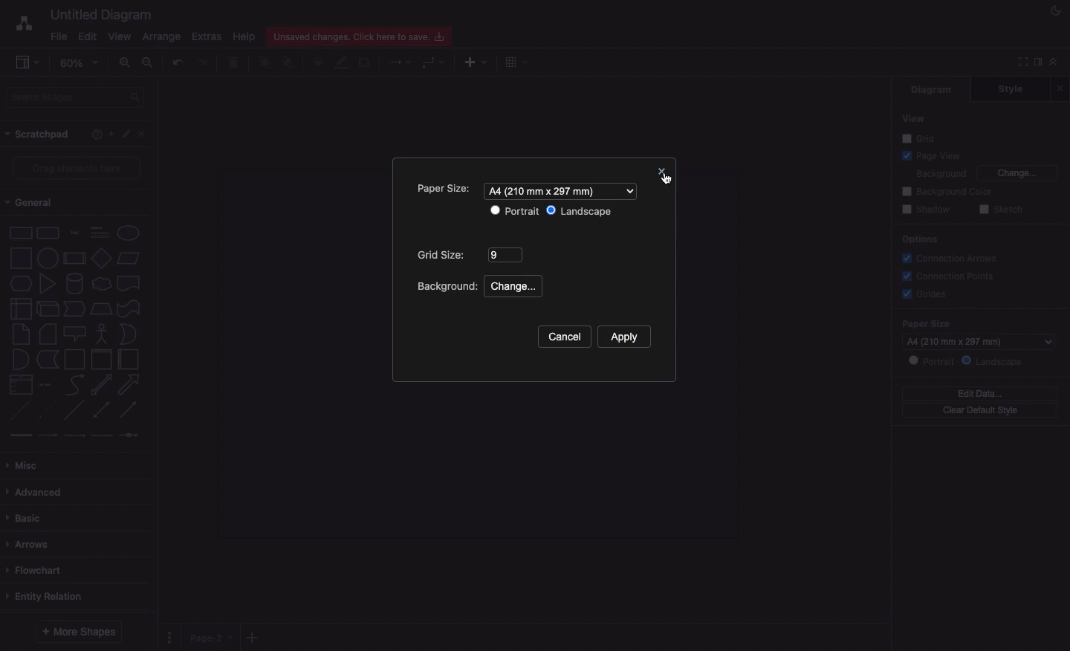 Image resolution: width=1070 pixels, height=651 pixels. I want to click on Close, so click(1060, 88).